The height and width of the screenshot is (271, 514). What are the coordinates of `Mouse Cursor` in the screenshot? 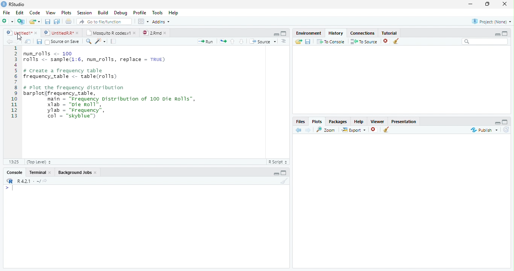 It's located at (21, 38).